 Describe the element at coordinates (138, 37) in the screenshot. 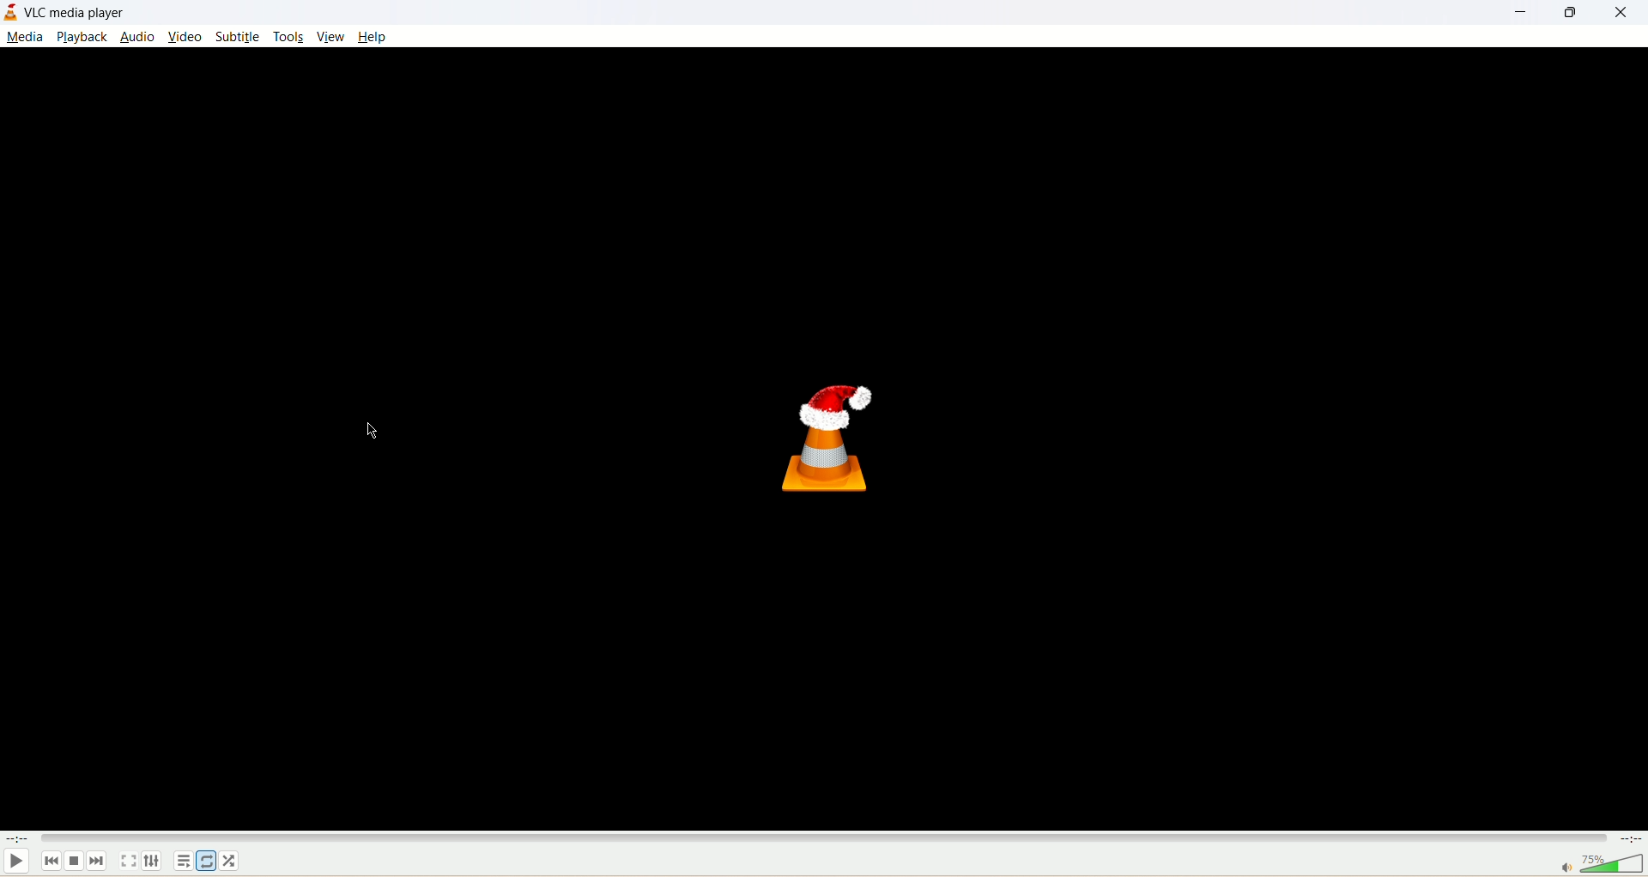

I see `audio` at that location.